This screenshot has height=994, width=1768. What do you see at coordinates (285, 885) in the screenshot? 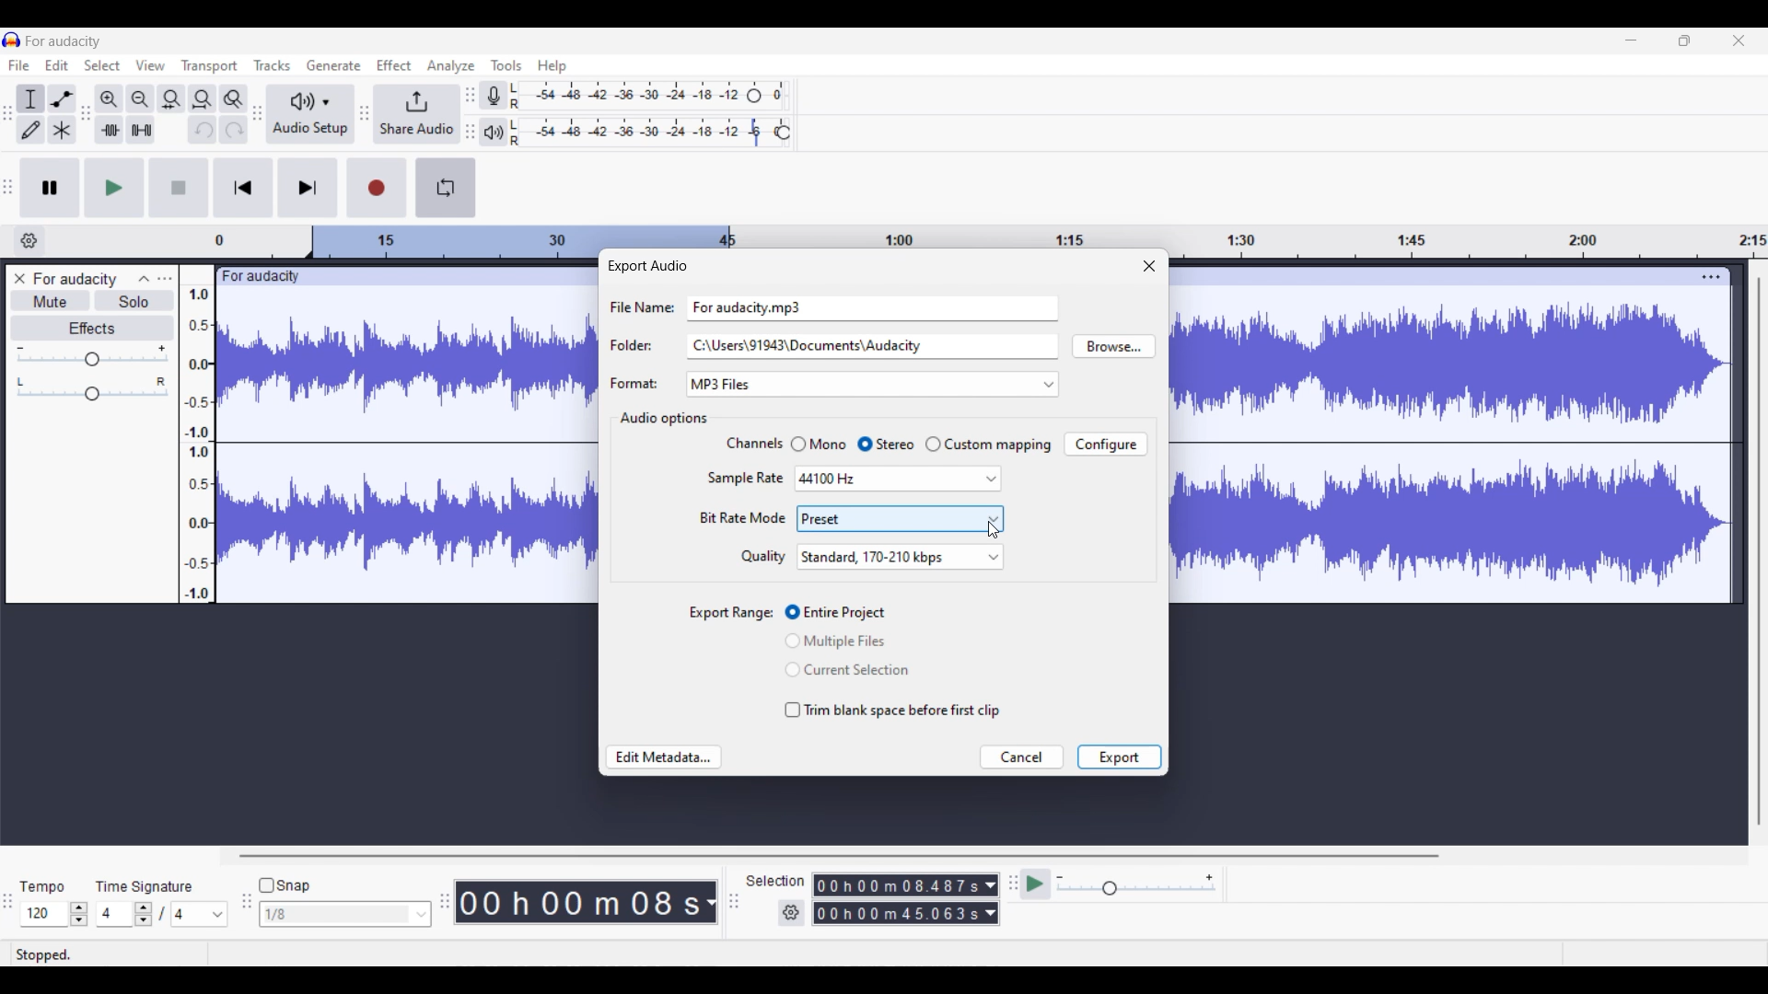
I see `Toggle for snap` at bounding box center [285, 885].